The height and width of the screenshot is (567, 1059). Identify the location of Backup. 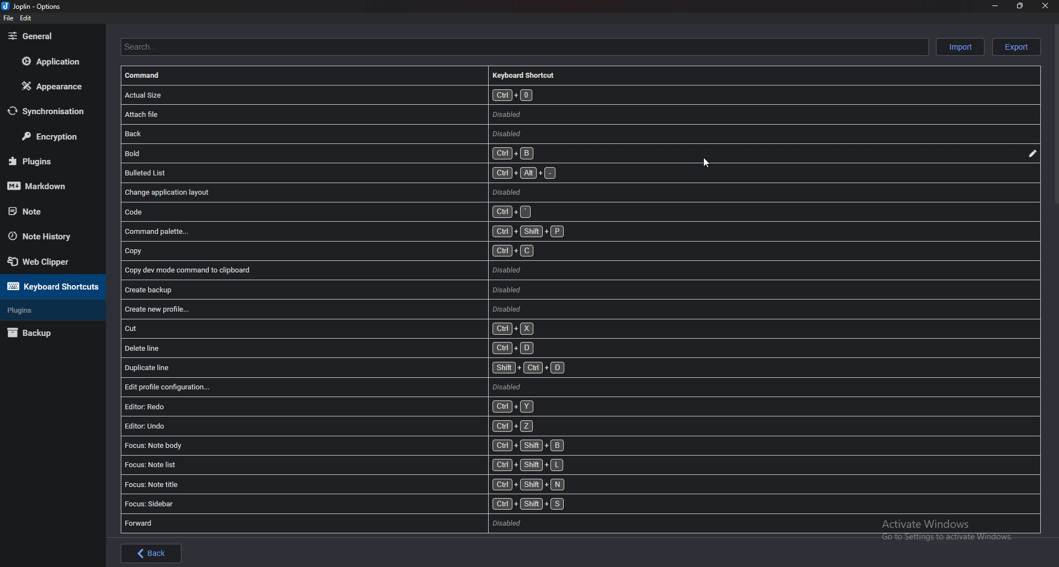
(45, 334).